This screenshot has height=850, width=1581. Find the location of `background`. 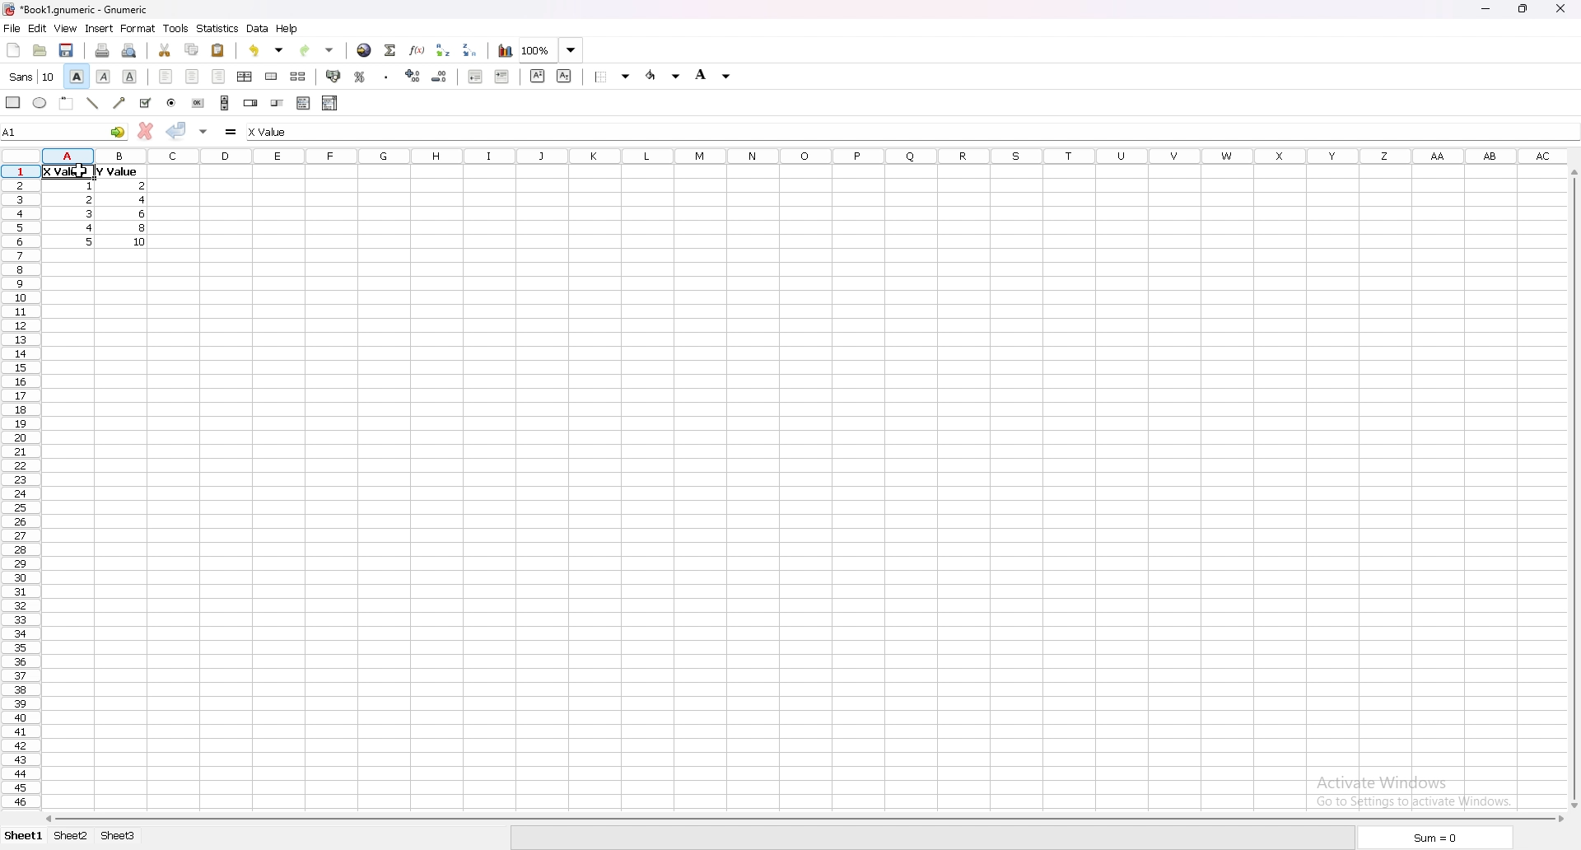

background is located at coordinates (713, 74).